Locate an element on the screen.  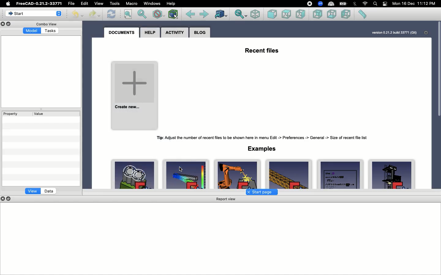
Duplicate is located at coordinates (9, 24).